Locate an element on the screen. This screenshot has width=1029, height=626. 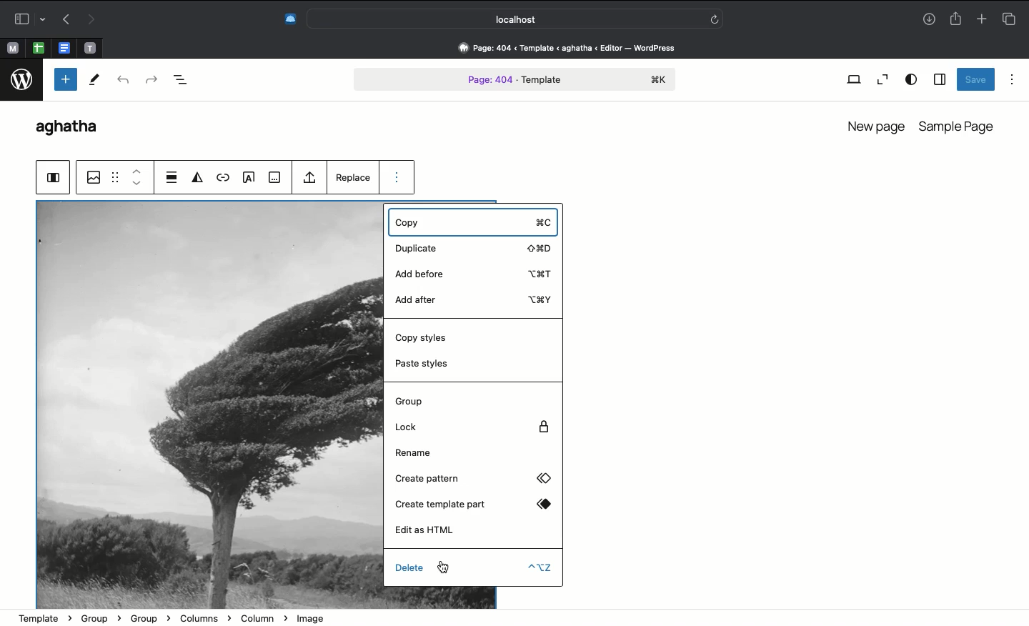
logo is located at coordinates (21, 81).